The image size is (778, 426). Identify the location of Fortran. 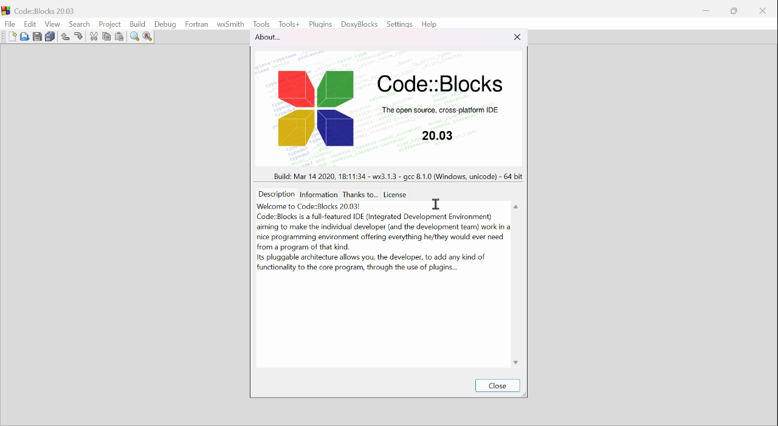
(198, 24).